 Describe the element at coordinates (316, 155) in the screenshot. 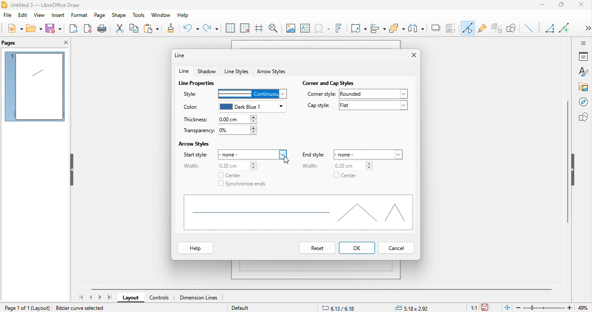

I see `end style` at that location.